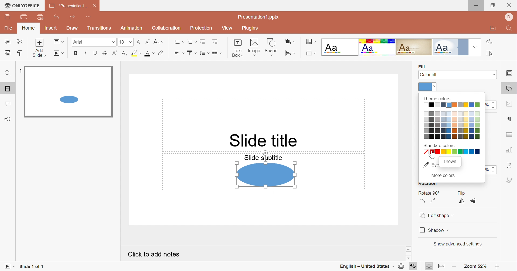 Image resolution: width=517 pixels, height=271 pixels. What do you see at coordinates (509, 150) in the screenshot?
I see `Chart settings` at bounding box center [509, 150].